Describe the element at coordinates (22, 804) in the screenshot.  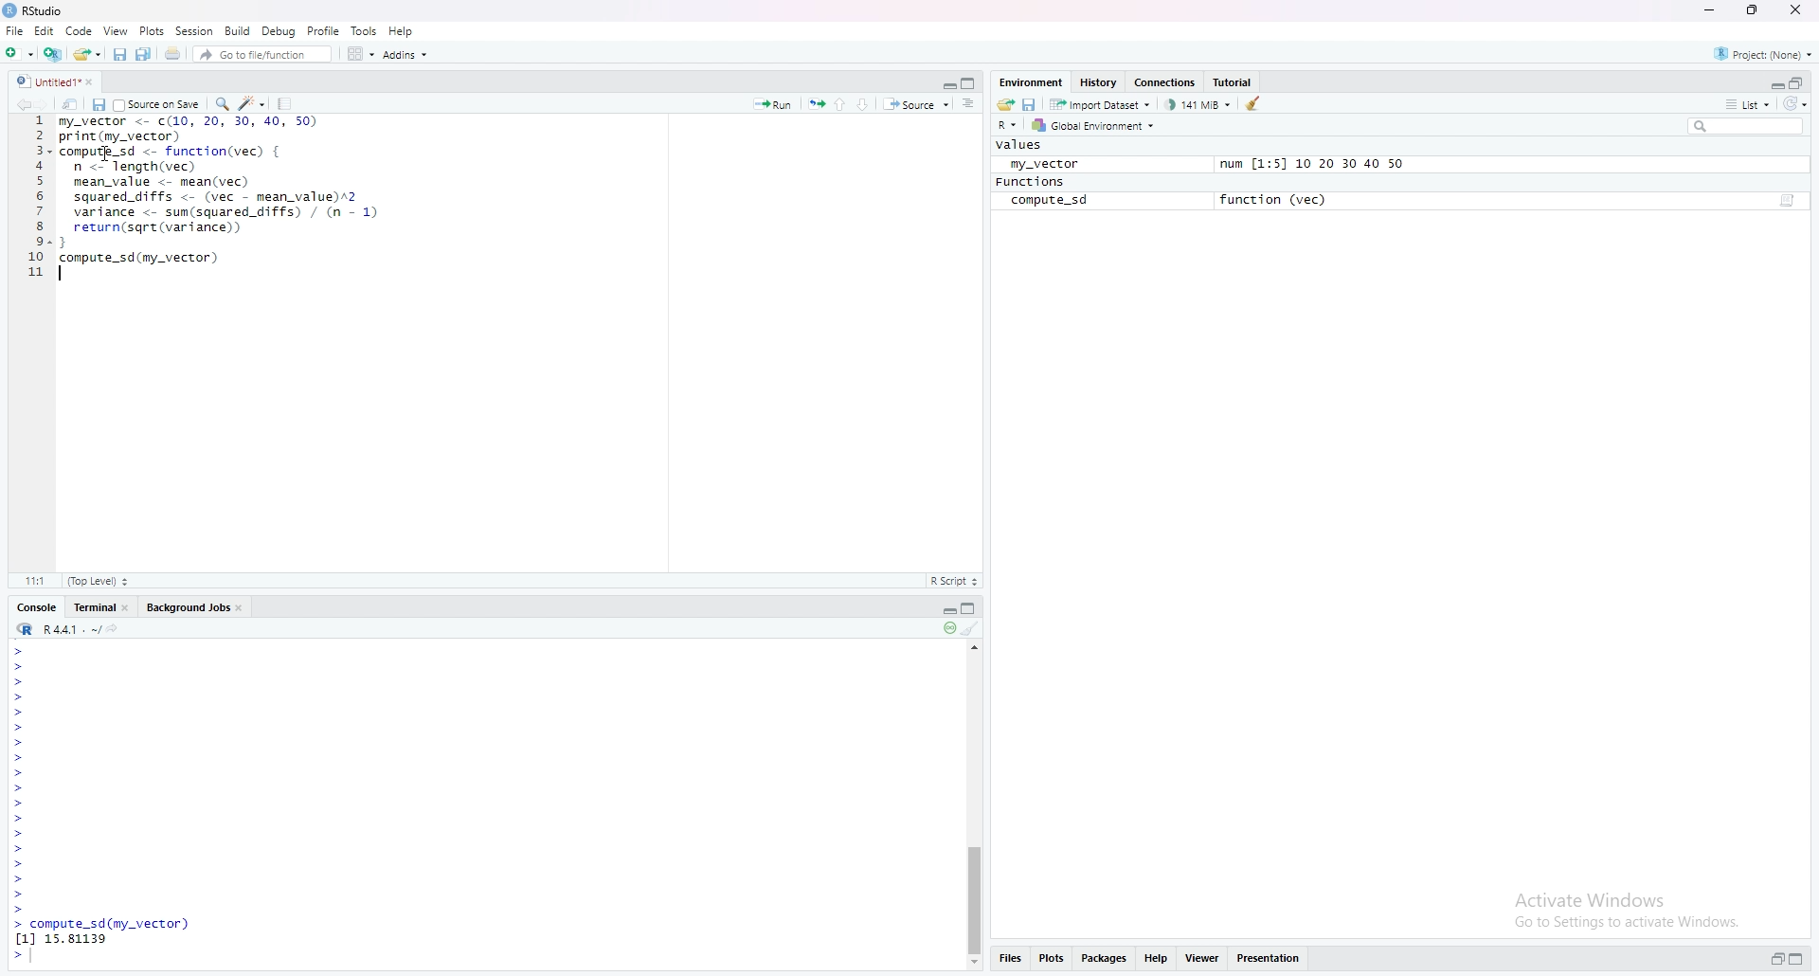
I see `Prompt cursor` at that location.